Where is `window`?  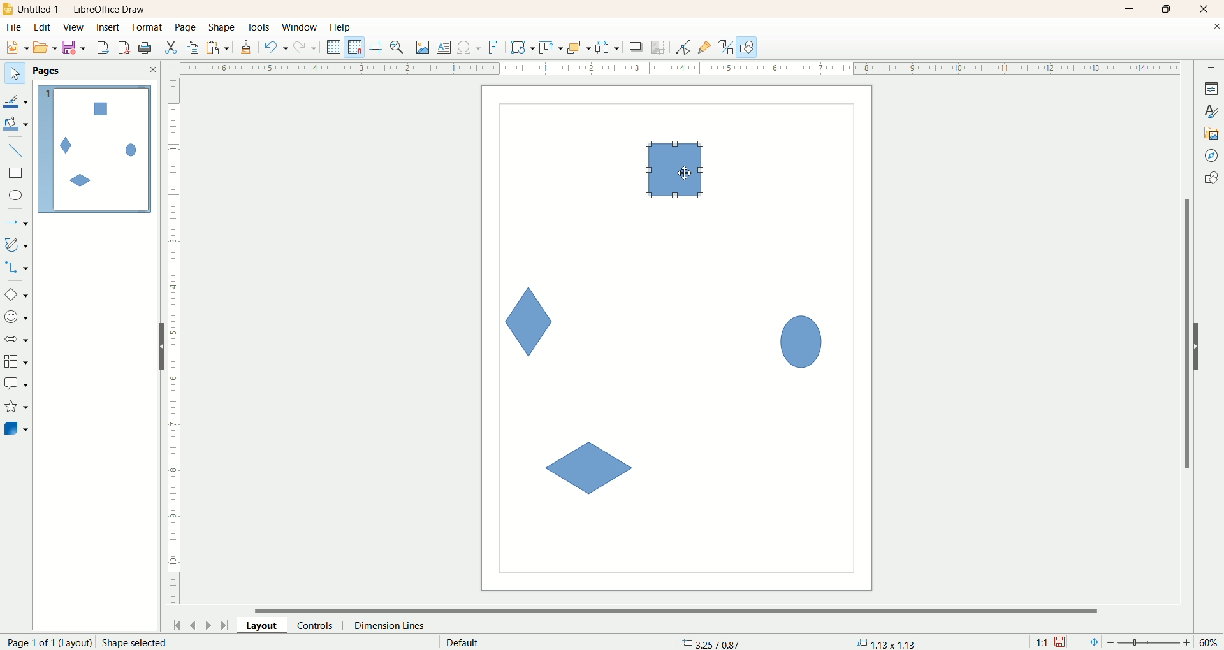 window is located at coordinates (303, 28).